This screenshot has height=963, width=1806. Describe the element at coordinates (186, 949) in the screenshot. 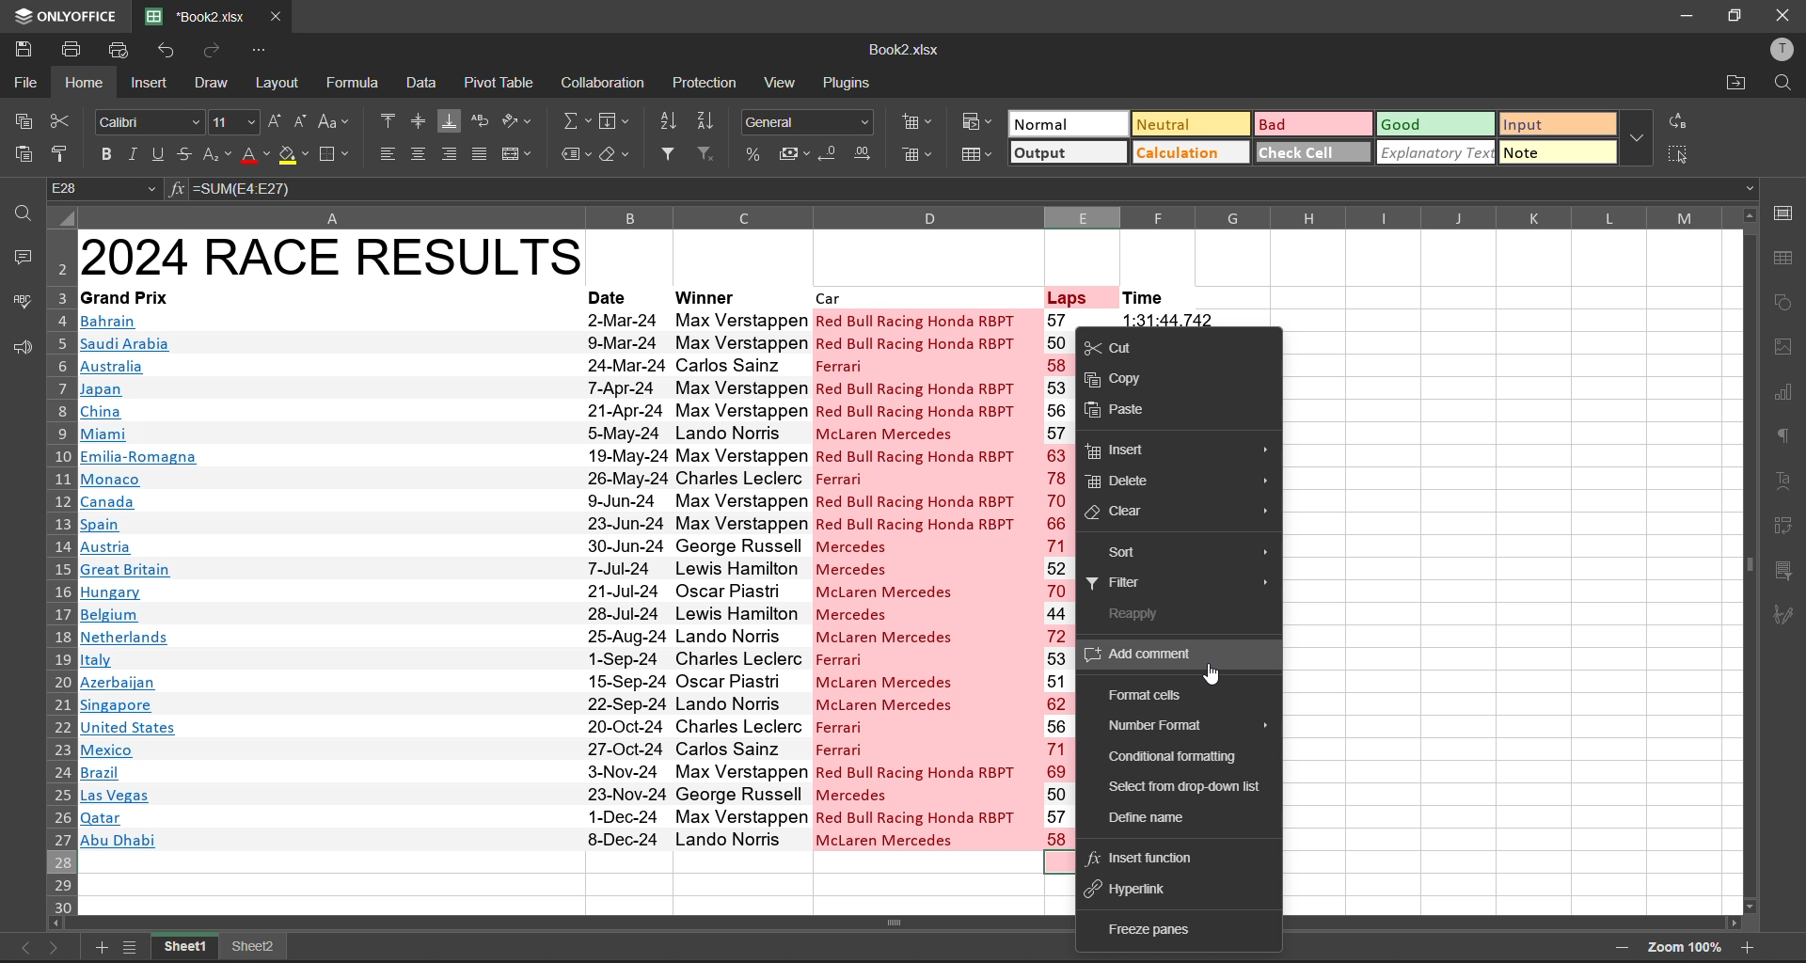

I see `sheet names` at that location.